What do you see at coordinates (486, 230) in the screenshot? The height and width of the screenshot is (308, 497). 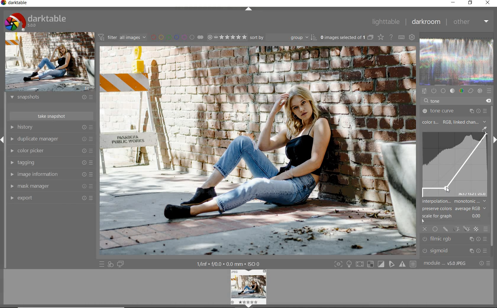 I see `blending options` at bounding box center [486, 230].